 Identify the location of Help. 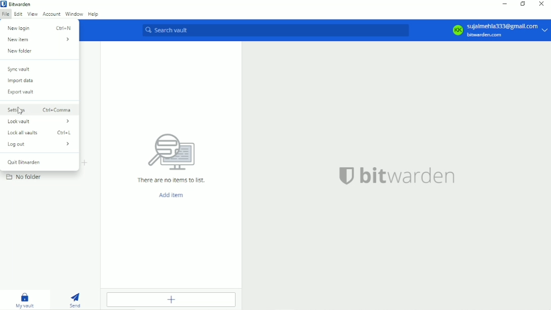
(94, 14).